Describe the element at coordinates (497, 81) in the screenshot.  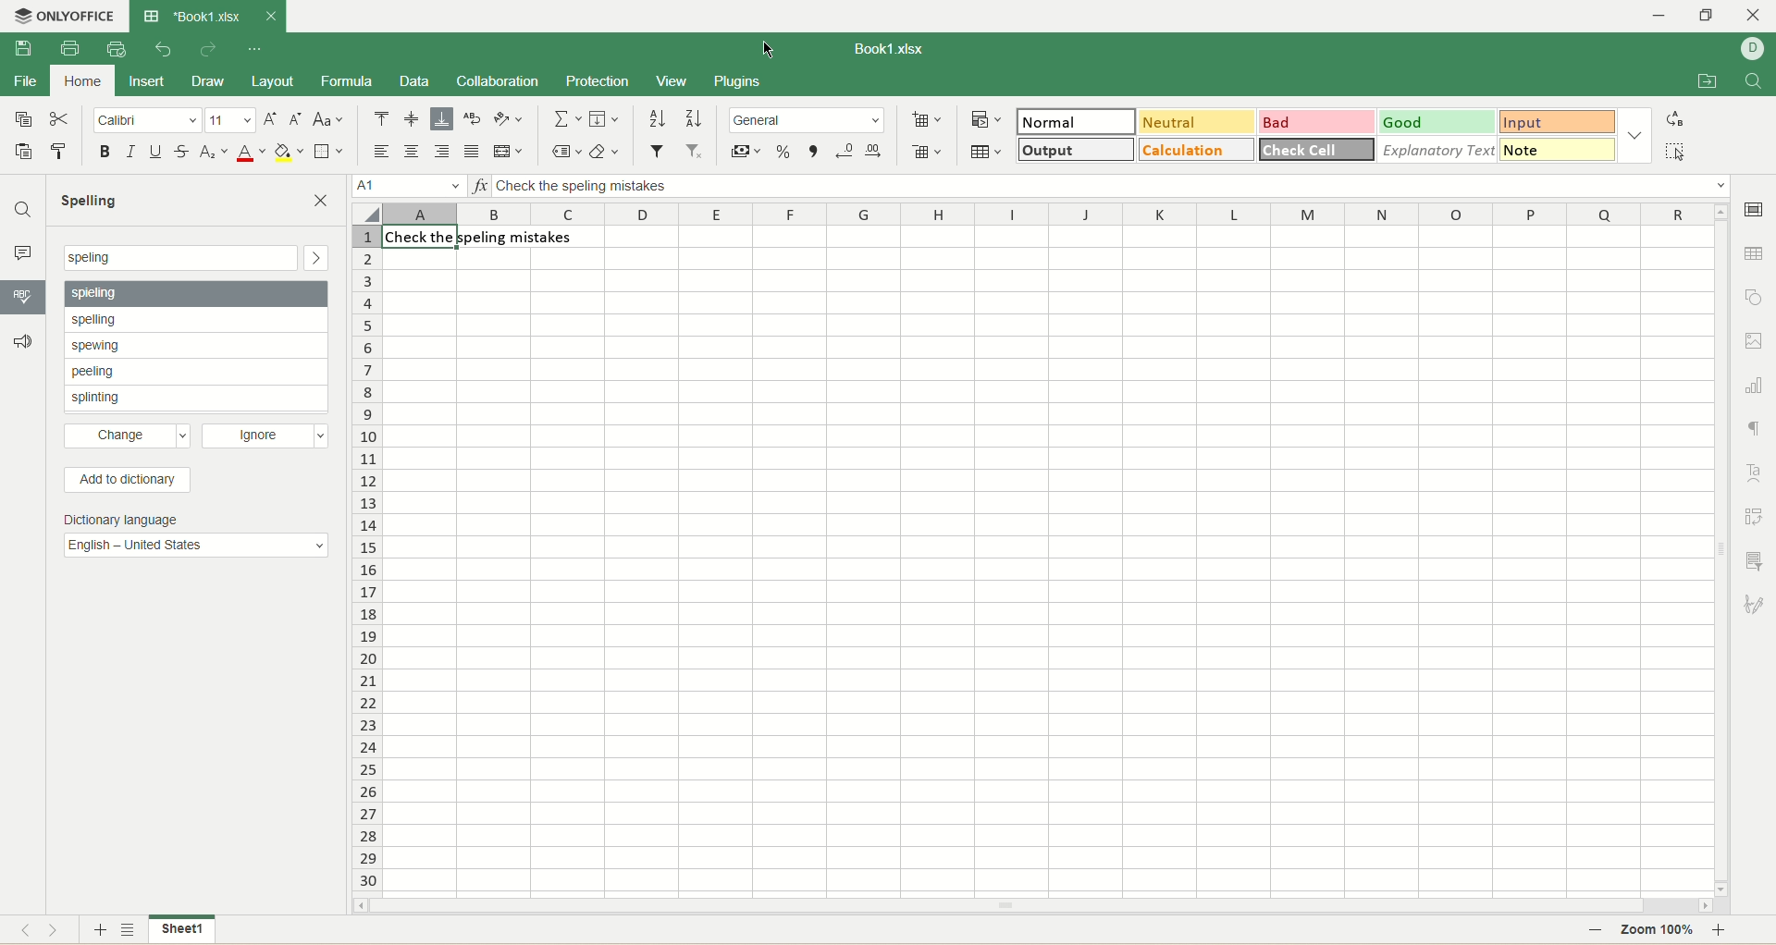
I see `collaboration` at that location.